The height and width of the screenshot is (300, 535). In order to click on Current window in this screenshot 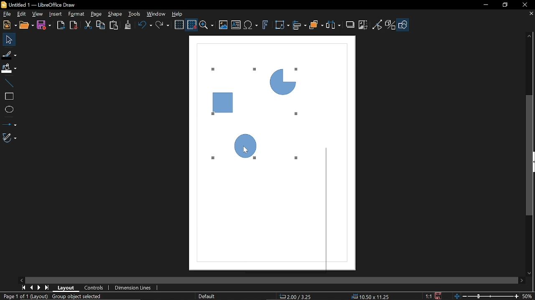, I will do `click(40, 5)`.